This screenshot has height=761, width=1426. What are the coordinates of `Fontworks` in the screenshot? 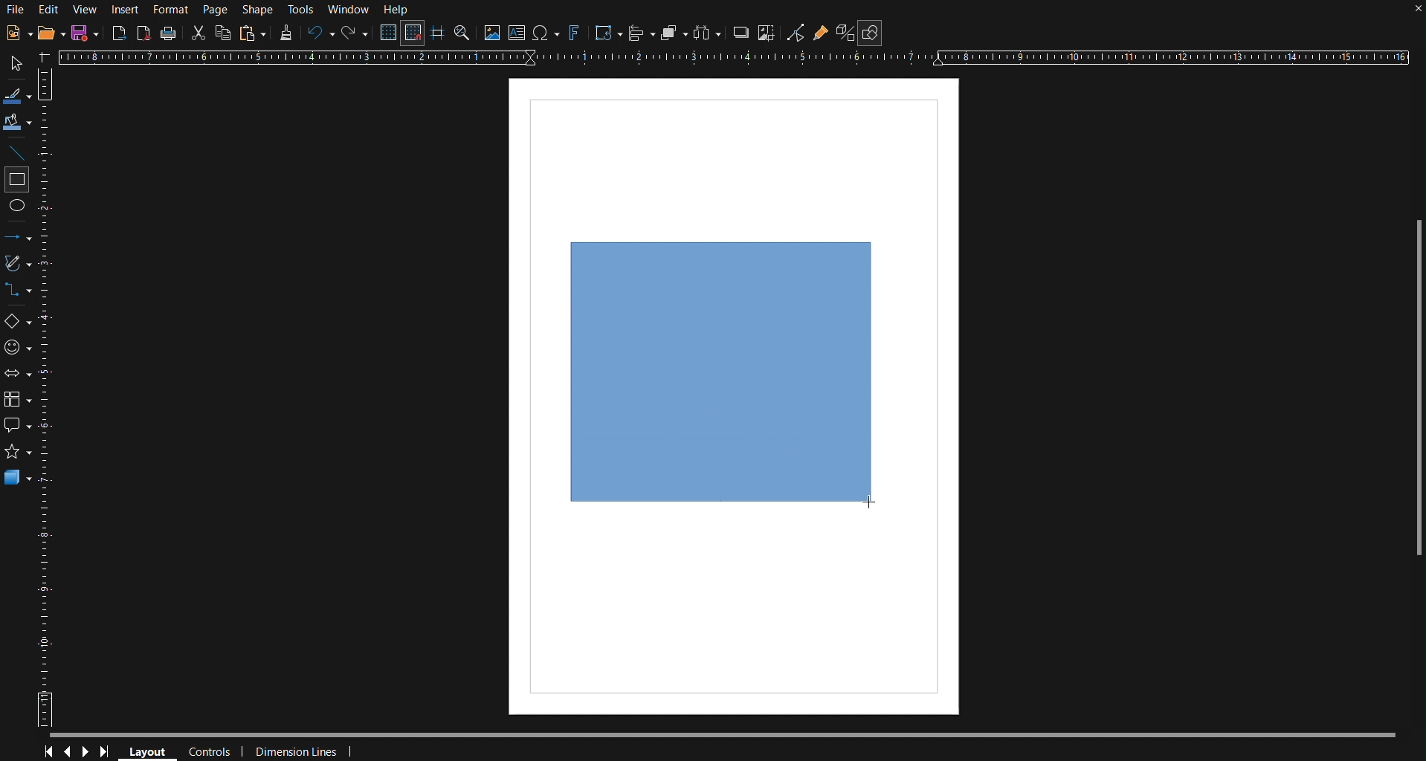 It's located at (573, 33).